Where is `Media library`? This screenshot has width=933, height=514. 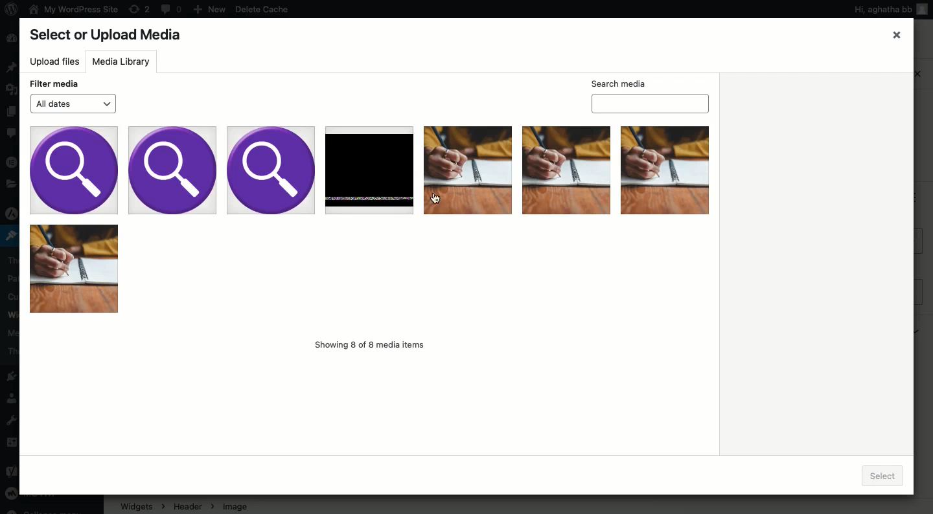
Media library is located at coordinates (123, 61).